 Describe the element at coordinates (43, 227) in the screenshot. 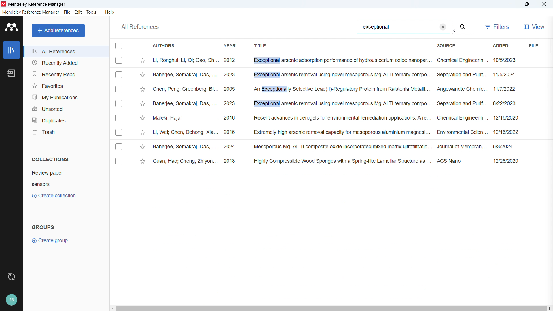

I see `Groups ` at that location.